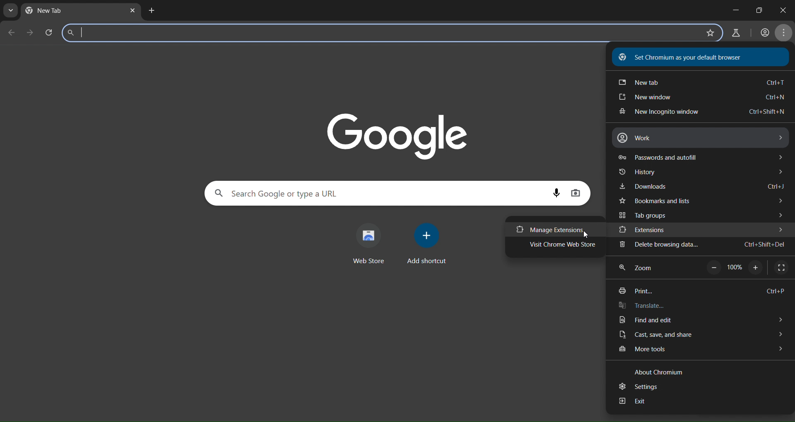 The width and height of the screenshot is (795, 422). Describe the element at coordinates (701, 81) in the screenshot. I see `new tab` at that location.